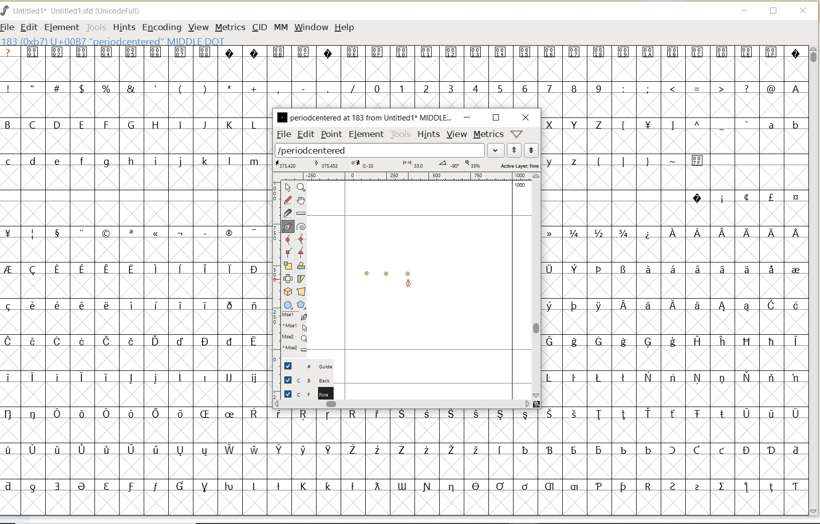  Describe the element at coordinates (301, 238) in the screenshot. I see `add a curve point always either horizontal or vertical` at that location.